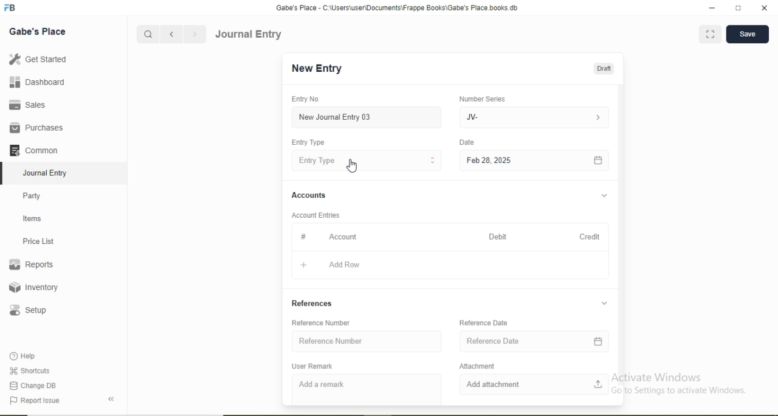 This screenshot has height=416, width=778. What do you see at coordinates (36, 128) in the screenshot?
I see `Purchases` at bounding box center [36, 128].